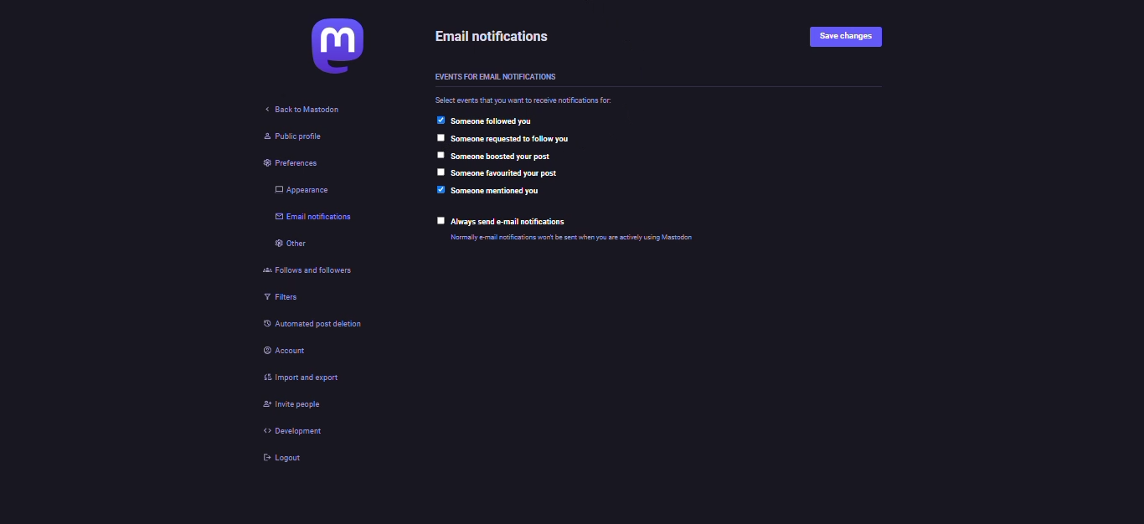  What do you see at coordinates (439, 120) in the screenshot?
I see `enabled` at bounding box center [439, 120].